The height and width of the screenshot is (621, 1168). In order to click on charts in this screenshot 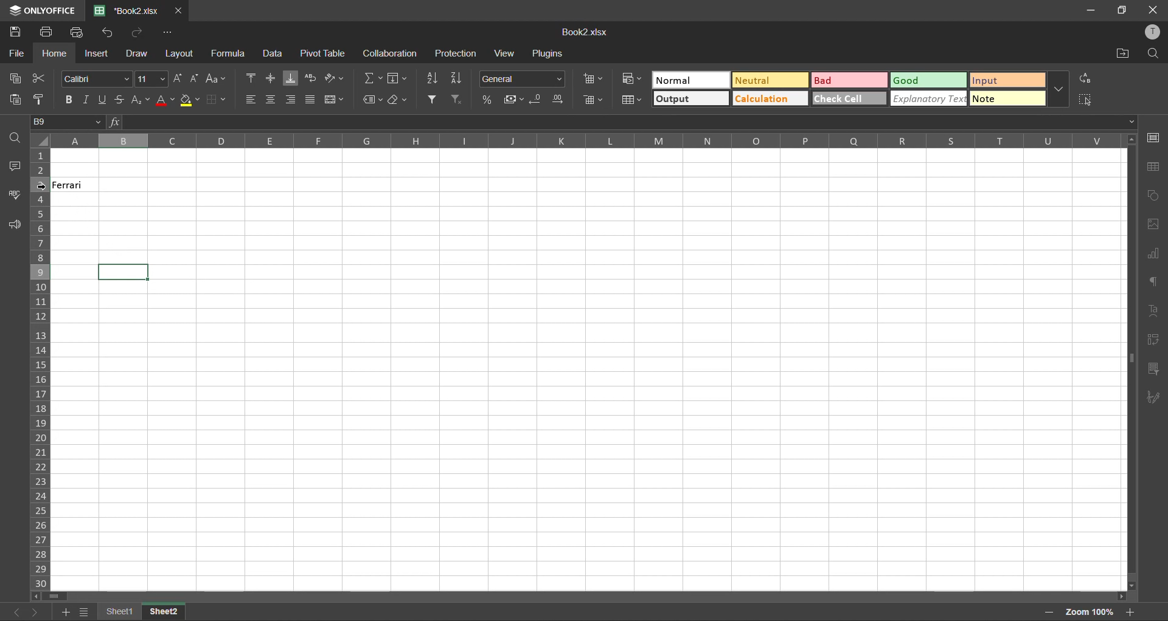, I will do `click(1156, 254)`.